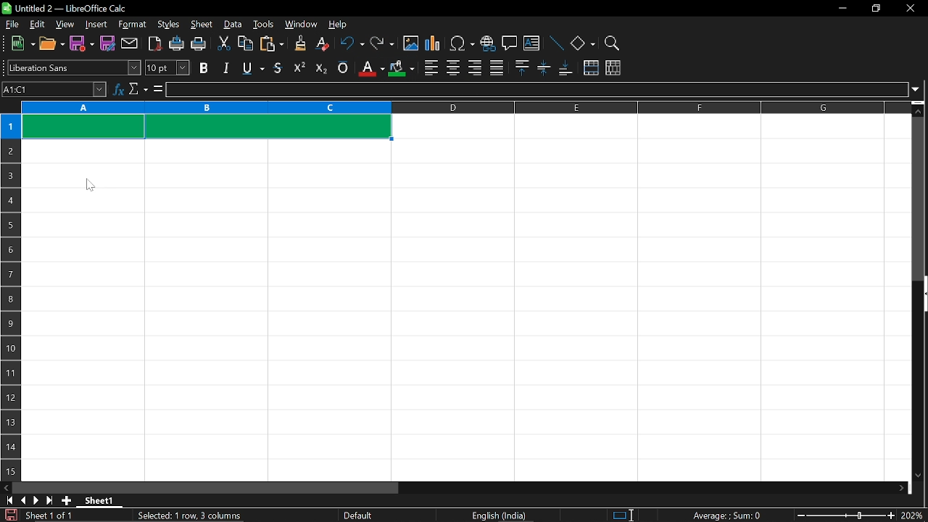 Image resolution: width=928 pixels, height=522 pixels. Describe the element at coordinates (343, 68) in the screenshot. I see `overline` at that location.